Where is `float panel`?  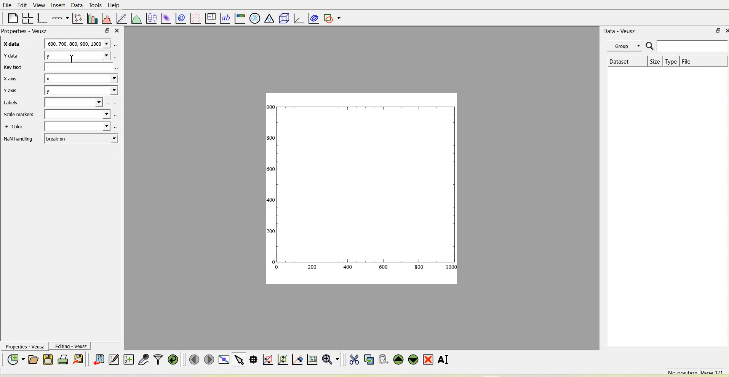 float panel is located at coordinates (108, 30).